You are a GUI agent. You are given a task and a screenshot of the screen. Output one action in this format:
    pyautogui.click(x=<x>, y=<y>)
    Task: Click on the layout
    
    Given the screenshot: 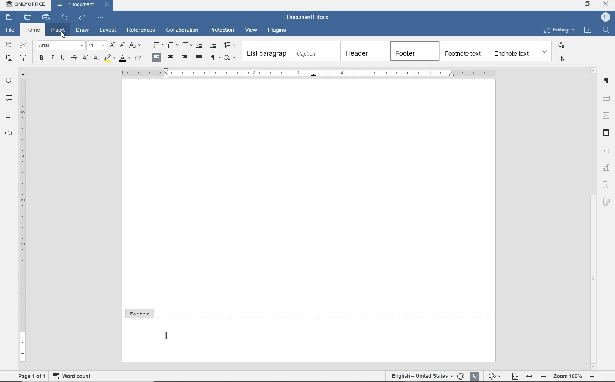 What is the action you would take?
    pyautogui.click(x=108, y=31)
    